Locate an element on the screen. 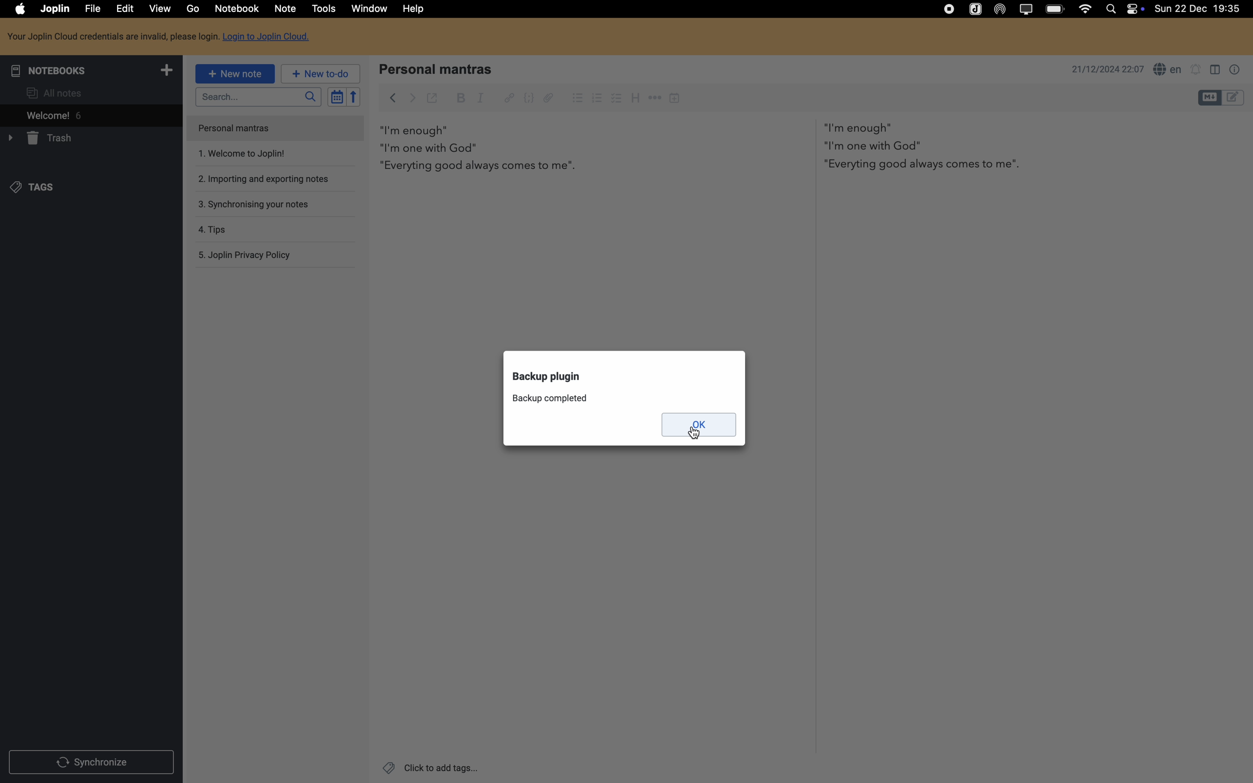 Image resolution: width=1253 pixels, height=783 pixels. synchronize is located at coordinates (90, 764).